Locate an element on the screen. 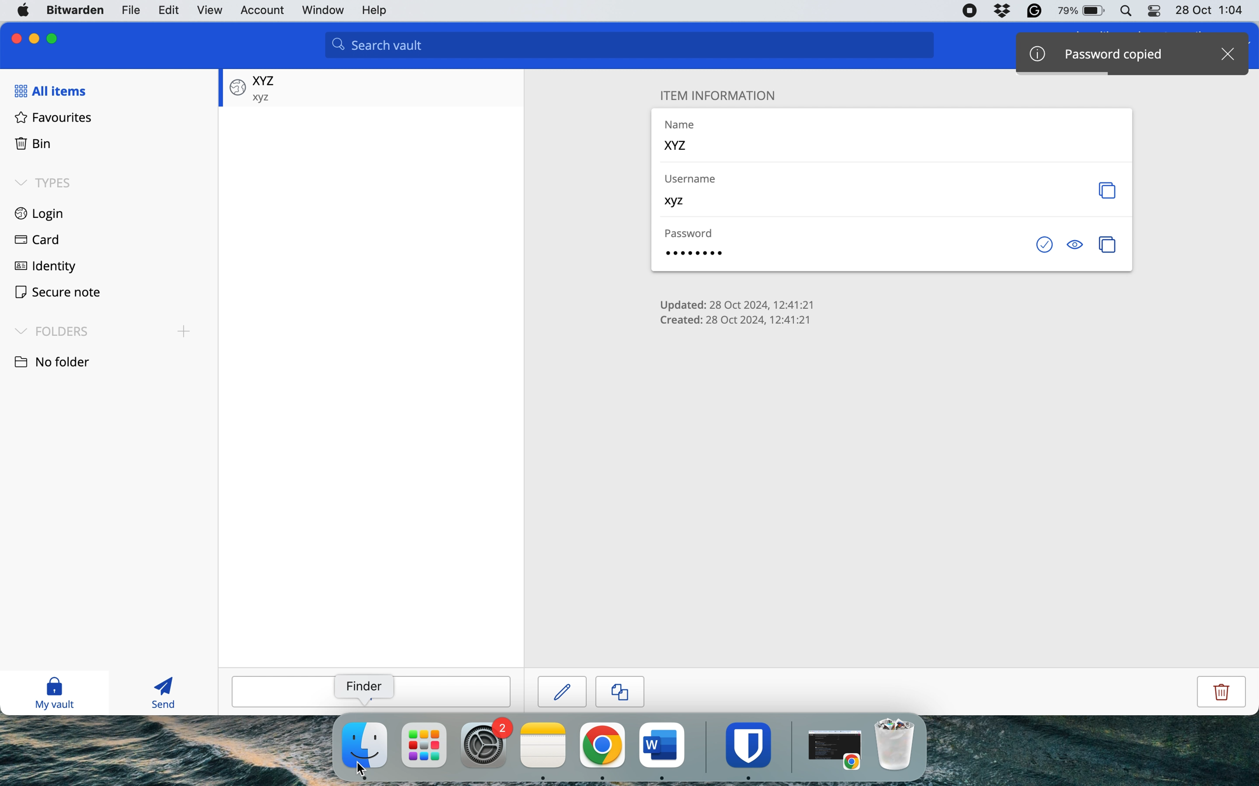 This screenshot has height=786, width=1259. password copied is located at coordinates (1114, 53).